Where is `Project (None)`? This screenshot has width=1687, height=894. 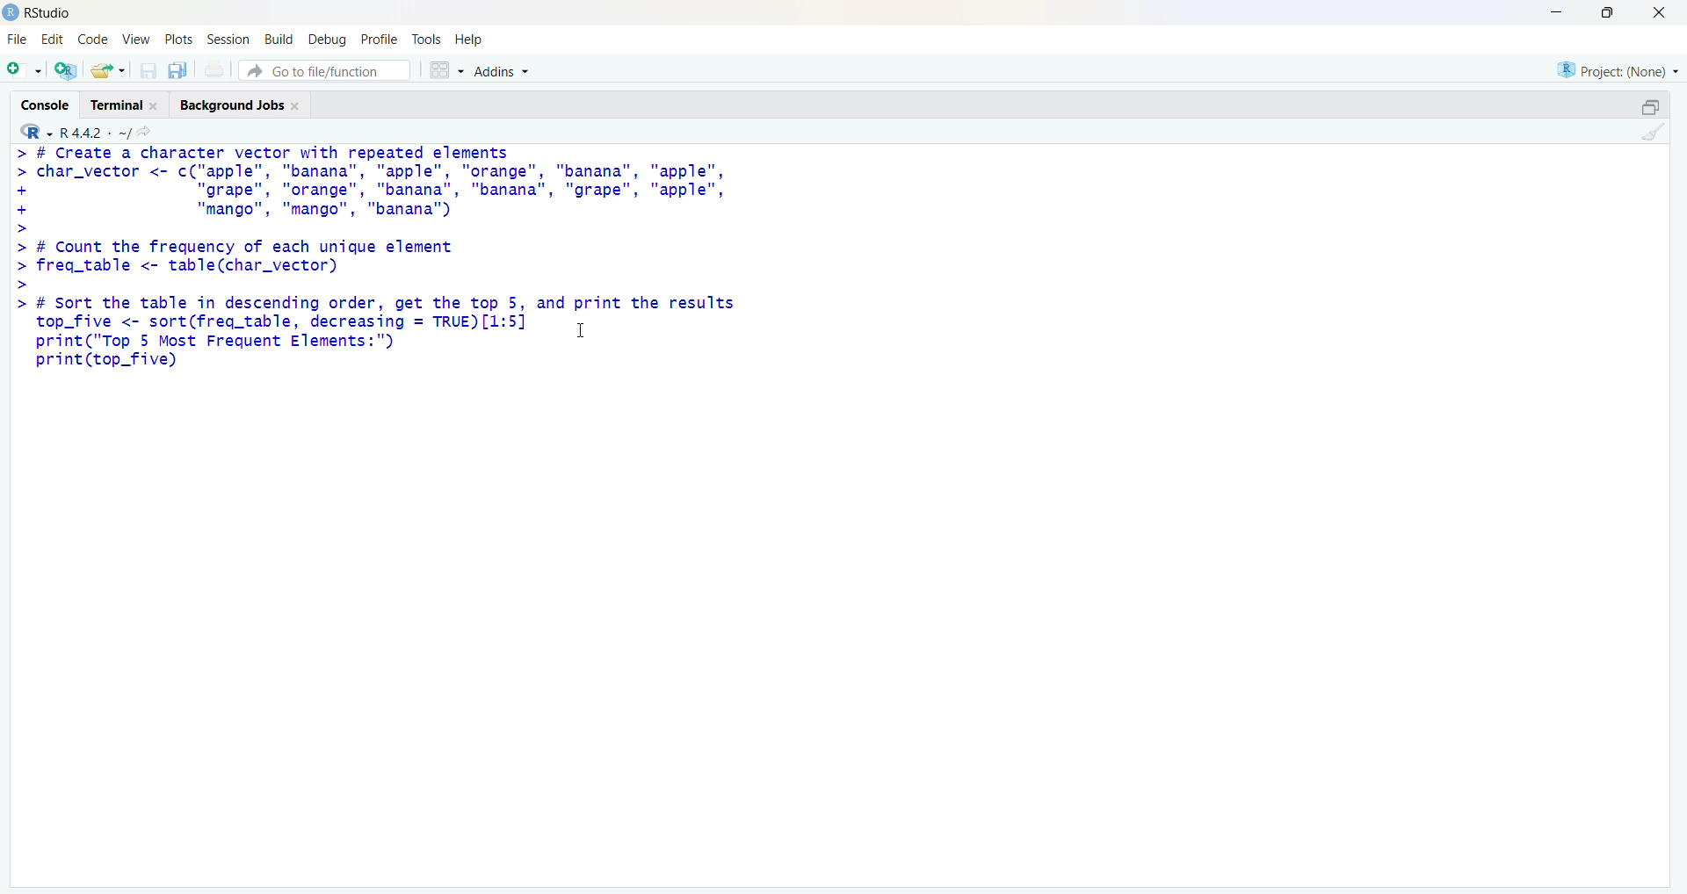 Project (None) is located at coordinates (1613, 67).